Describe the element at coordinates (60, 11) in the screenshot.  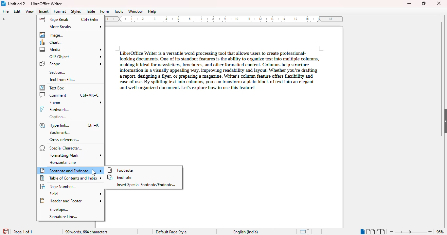
I see `format` at that location.